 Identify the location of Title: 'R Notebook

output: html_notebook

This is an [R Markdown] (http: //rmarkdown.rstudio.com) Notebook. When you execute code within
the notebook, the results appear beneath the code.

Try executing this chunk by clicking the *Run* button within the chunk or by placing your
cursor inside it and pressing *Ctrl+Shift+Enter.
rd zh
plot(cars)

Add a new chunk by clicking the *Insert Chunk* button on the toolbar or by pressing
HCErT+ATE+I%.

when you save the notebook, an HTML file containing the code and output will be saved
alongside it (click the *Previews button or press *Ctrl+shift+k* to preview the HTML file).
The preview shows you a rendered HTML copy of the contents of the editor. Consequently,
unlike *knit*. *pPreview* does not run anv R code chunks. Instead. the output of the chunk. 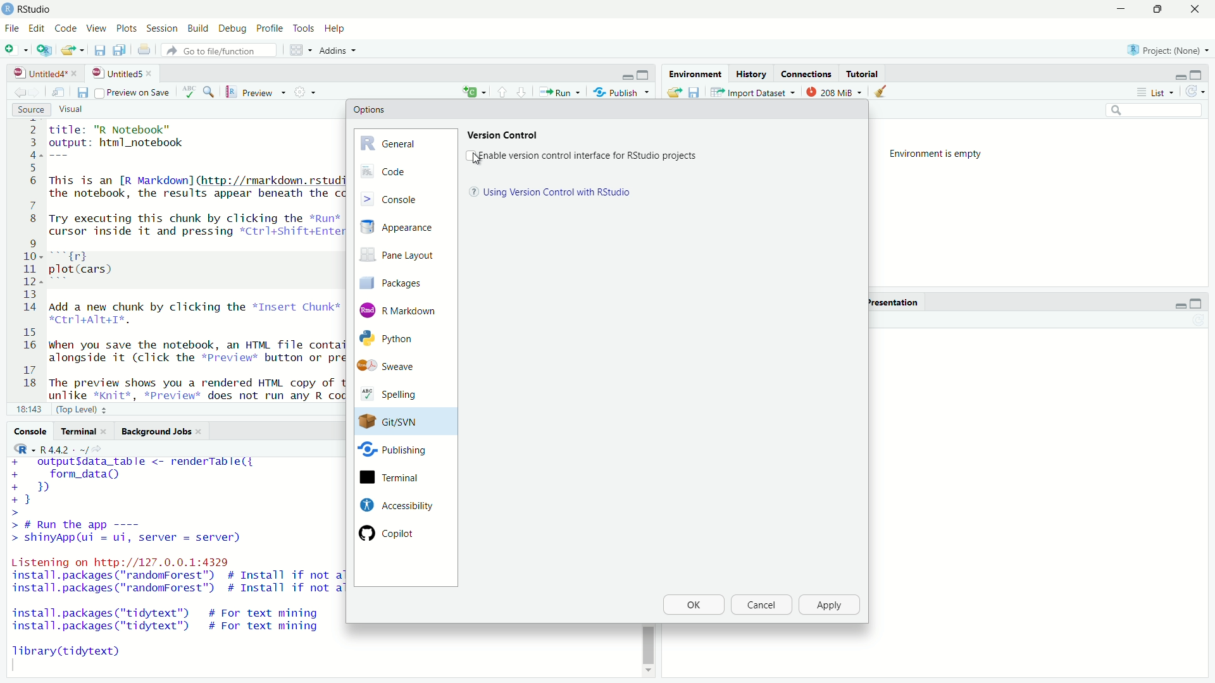
(193, 261).